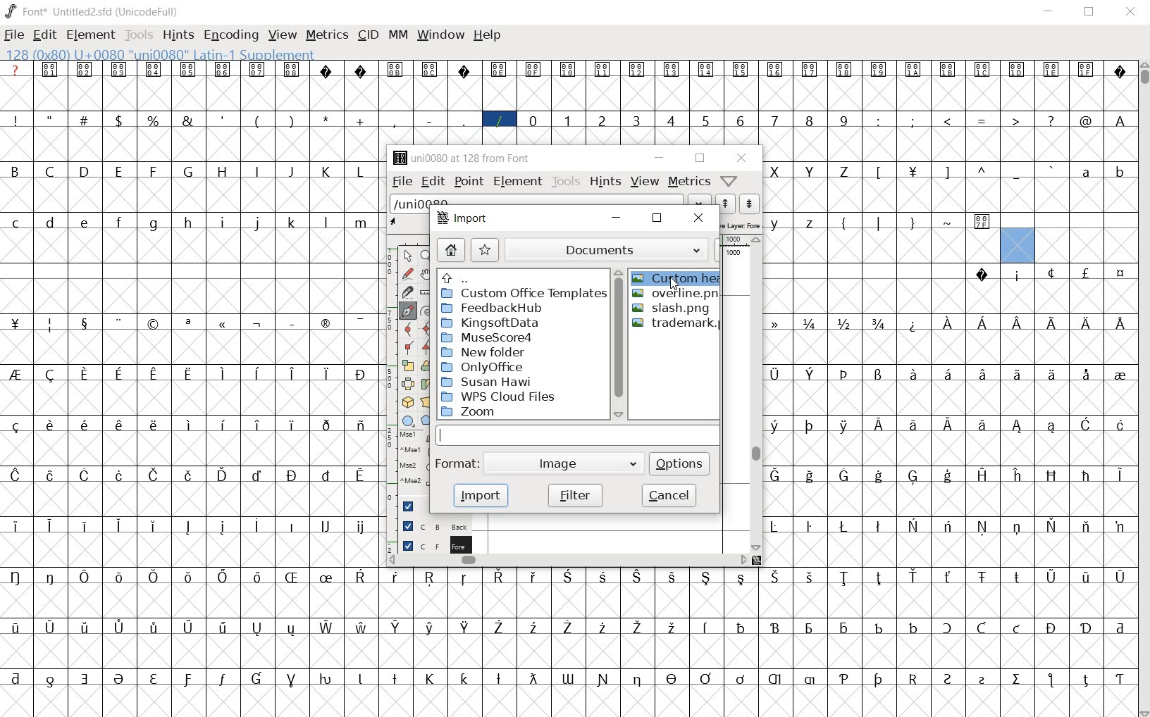 The image size is (1150, 717). I want to click on glyph, so click(948, 577).